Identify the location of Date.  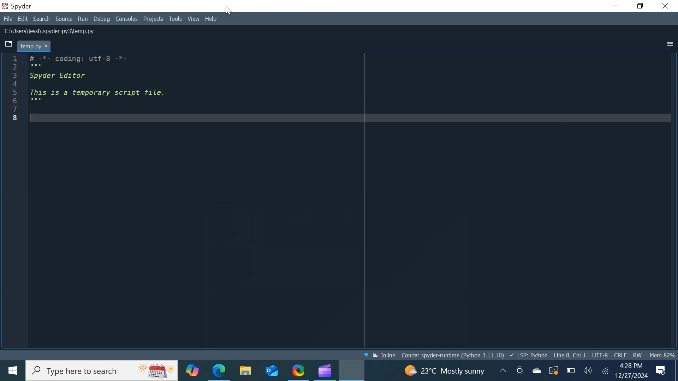
(631, 375).